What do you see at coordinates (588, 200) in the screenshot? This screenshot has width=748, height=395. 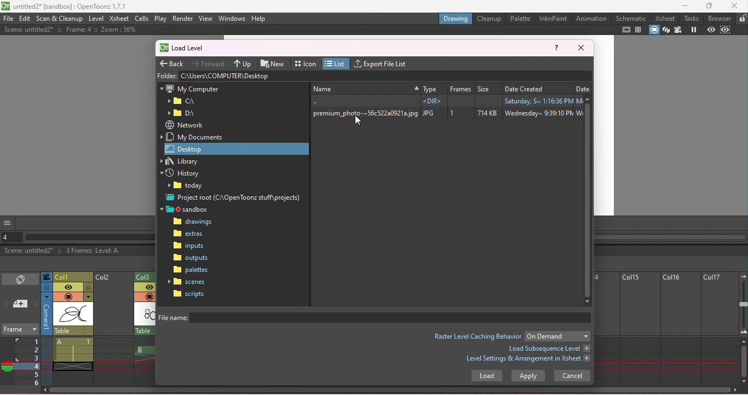 I see `Vertical scroll bar` at bounding box center [588, 200].